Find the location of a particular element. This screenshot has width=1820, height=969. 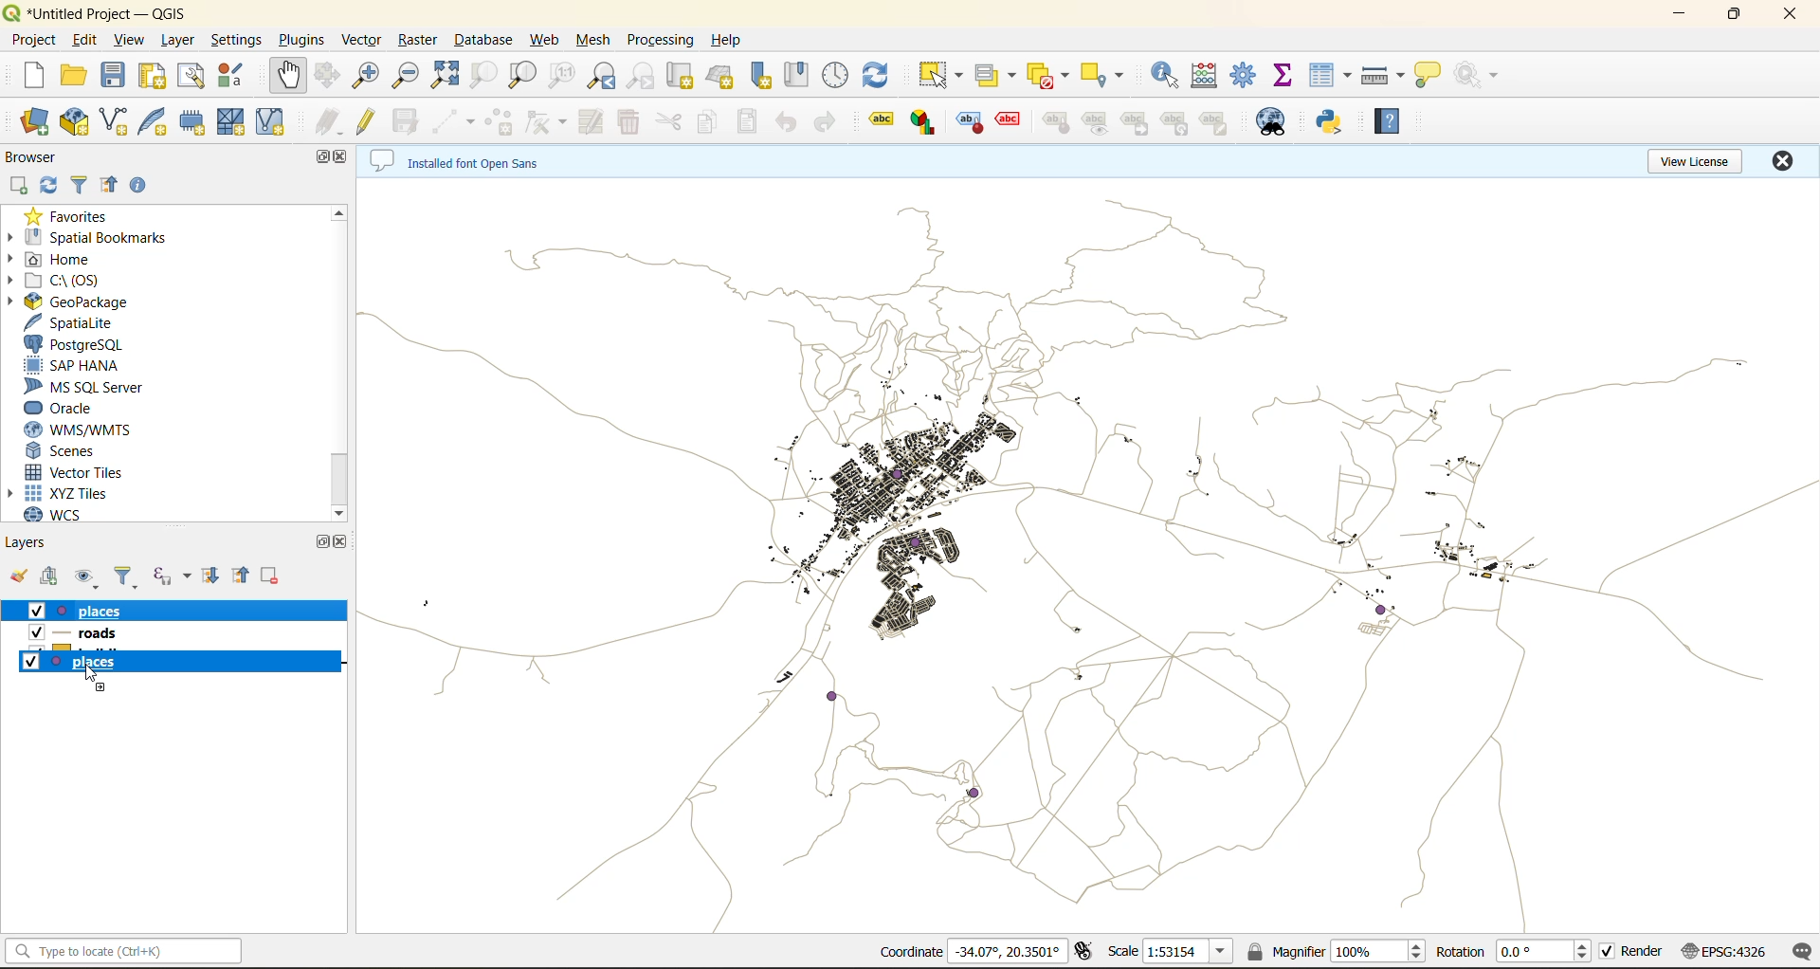

database is located at coordinates (484, 41).